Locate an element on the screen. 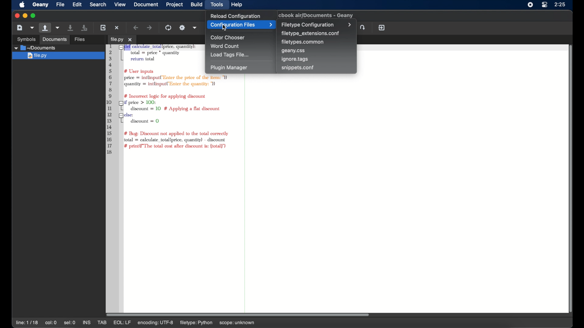 The image size is (584, 328). line: 17/18 is located at coordinates (28, 323).